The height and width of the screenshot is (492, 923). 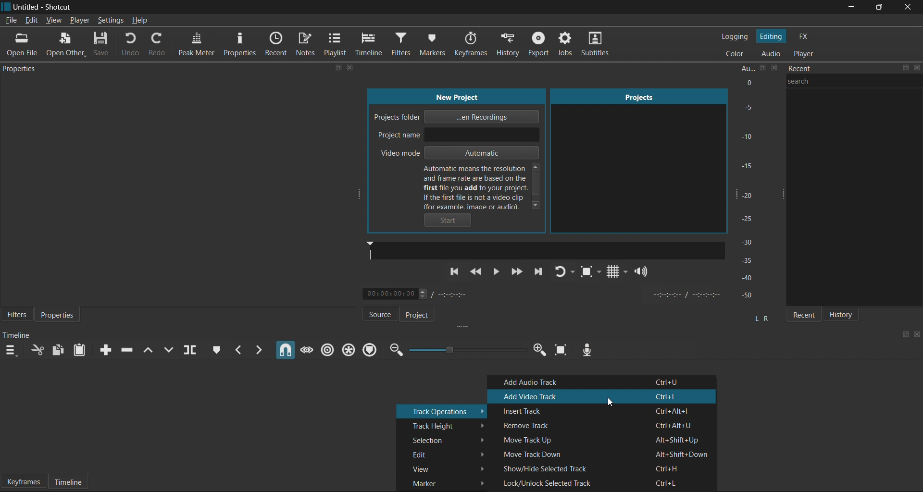 I want to click on Next, so click(x=539, y=273).